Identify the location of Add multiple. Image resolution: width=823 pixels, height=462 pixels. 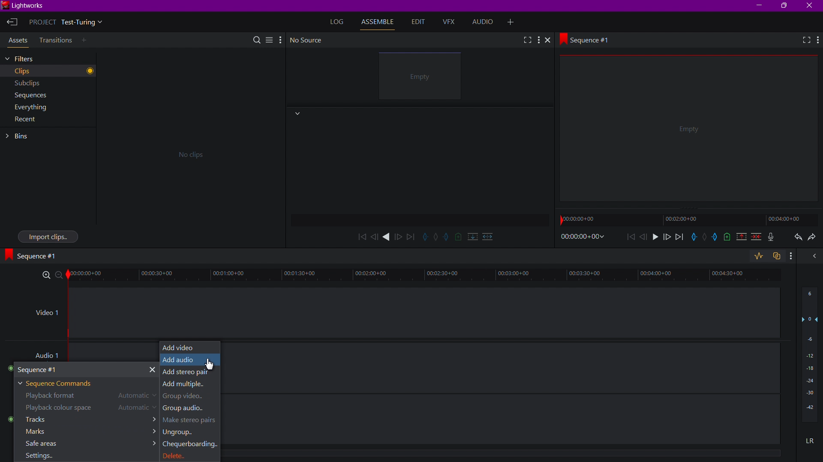
(190, 385).